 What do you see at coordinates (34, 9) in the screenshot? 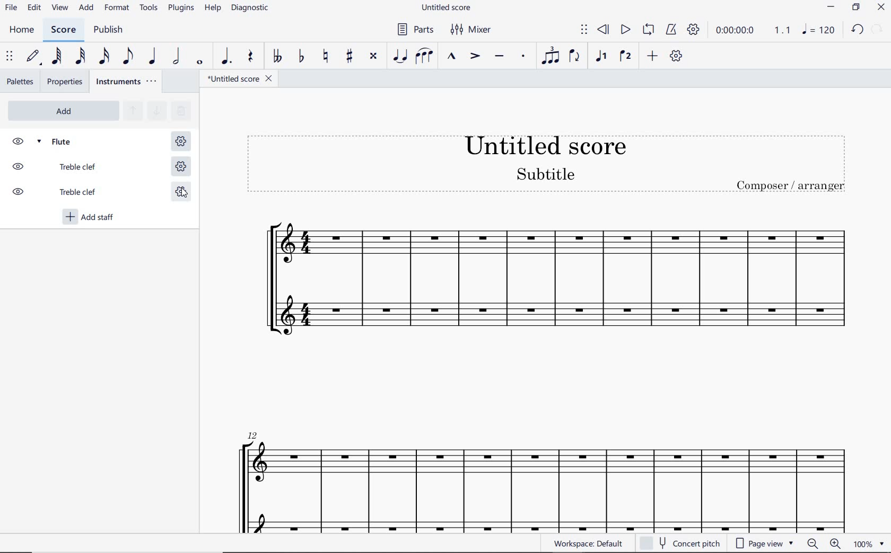
I see `edit` at bounding box center [34, 9].